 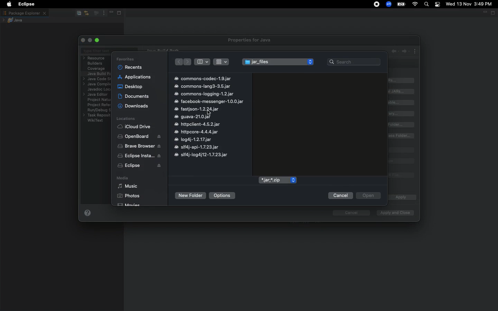 I want to click on Migrate JAR file, so click(x=400, y=176).